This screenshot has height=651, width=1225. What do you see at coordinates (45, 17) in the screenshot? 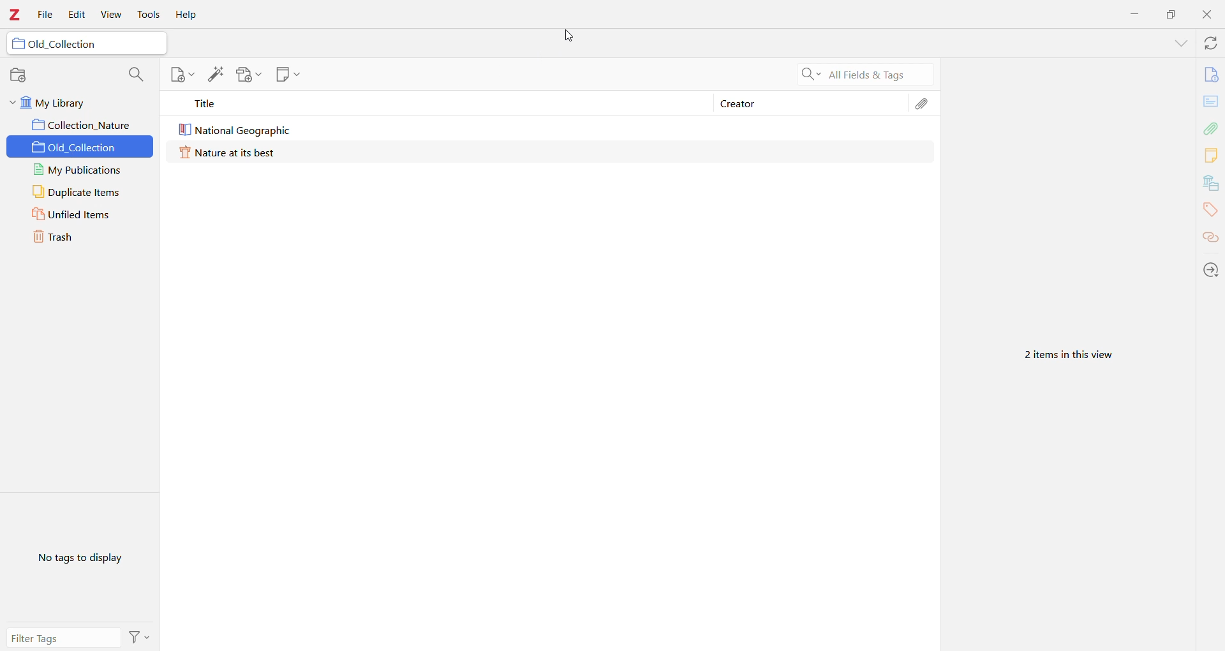
I see `File` at bounding box center [45, 17].